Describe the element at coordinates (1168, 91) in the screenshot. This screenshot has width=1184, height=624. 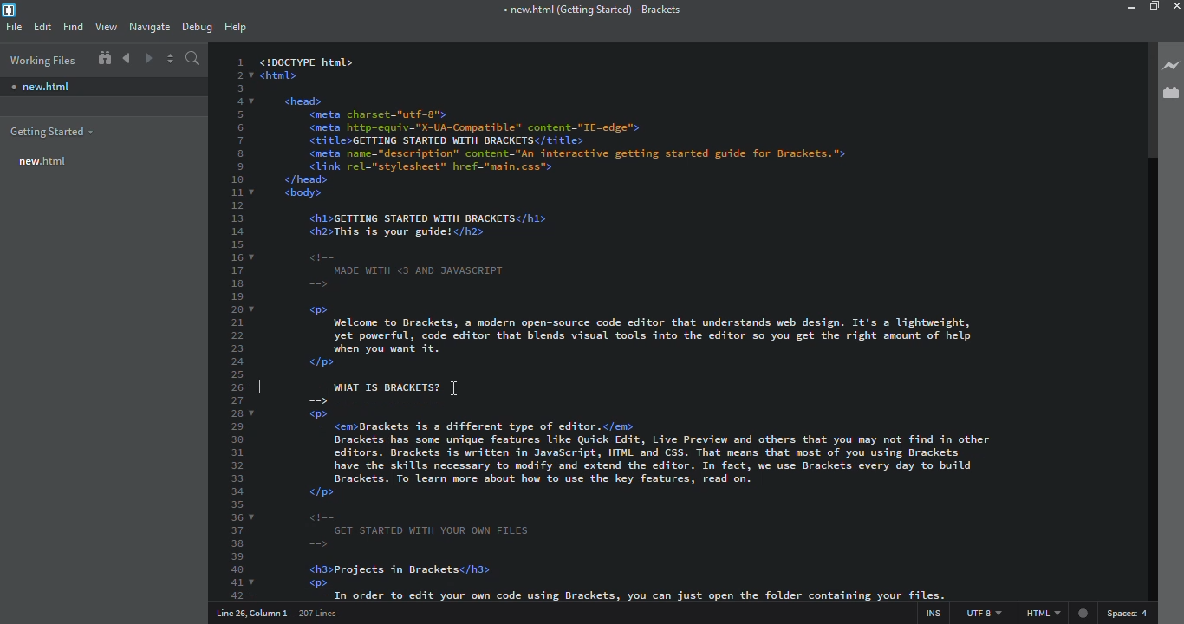
I see `extension manager` at that location.